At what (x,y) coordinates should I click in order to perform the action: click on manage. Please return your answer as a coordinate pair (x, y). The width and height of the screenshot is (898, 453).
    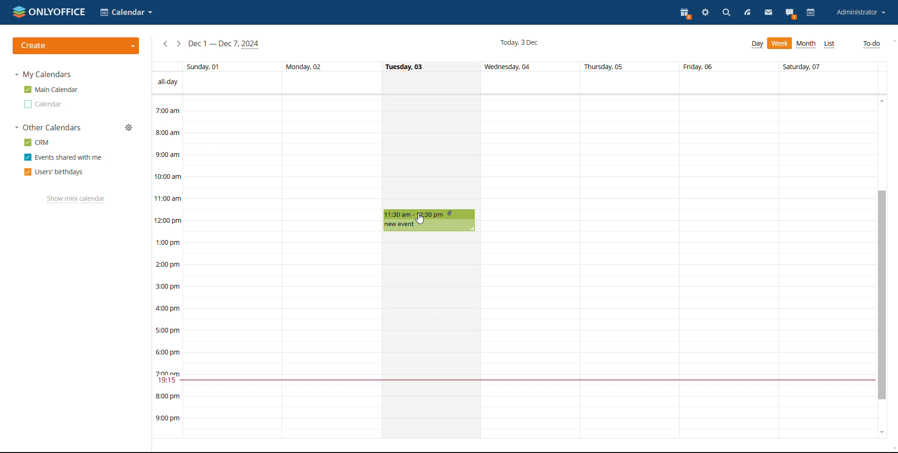
    Looking at the image, I should click on (129, 127).